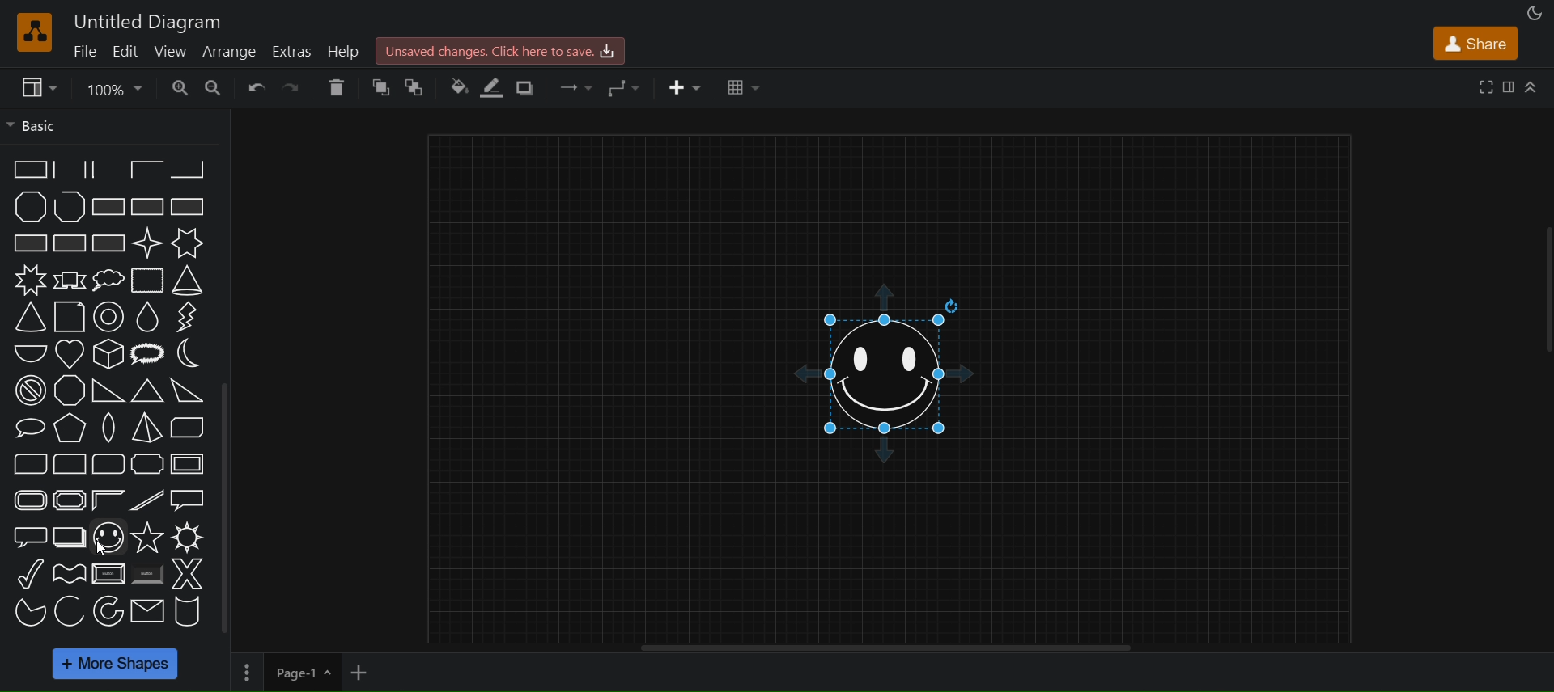 The width and height of the screenshot is (1554, 692). Describe the element at coordinates (460, 88) in the screenshot. I see `fill color` at that location.